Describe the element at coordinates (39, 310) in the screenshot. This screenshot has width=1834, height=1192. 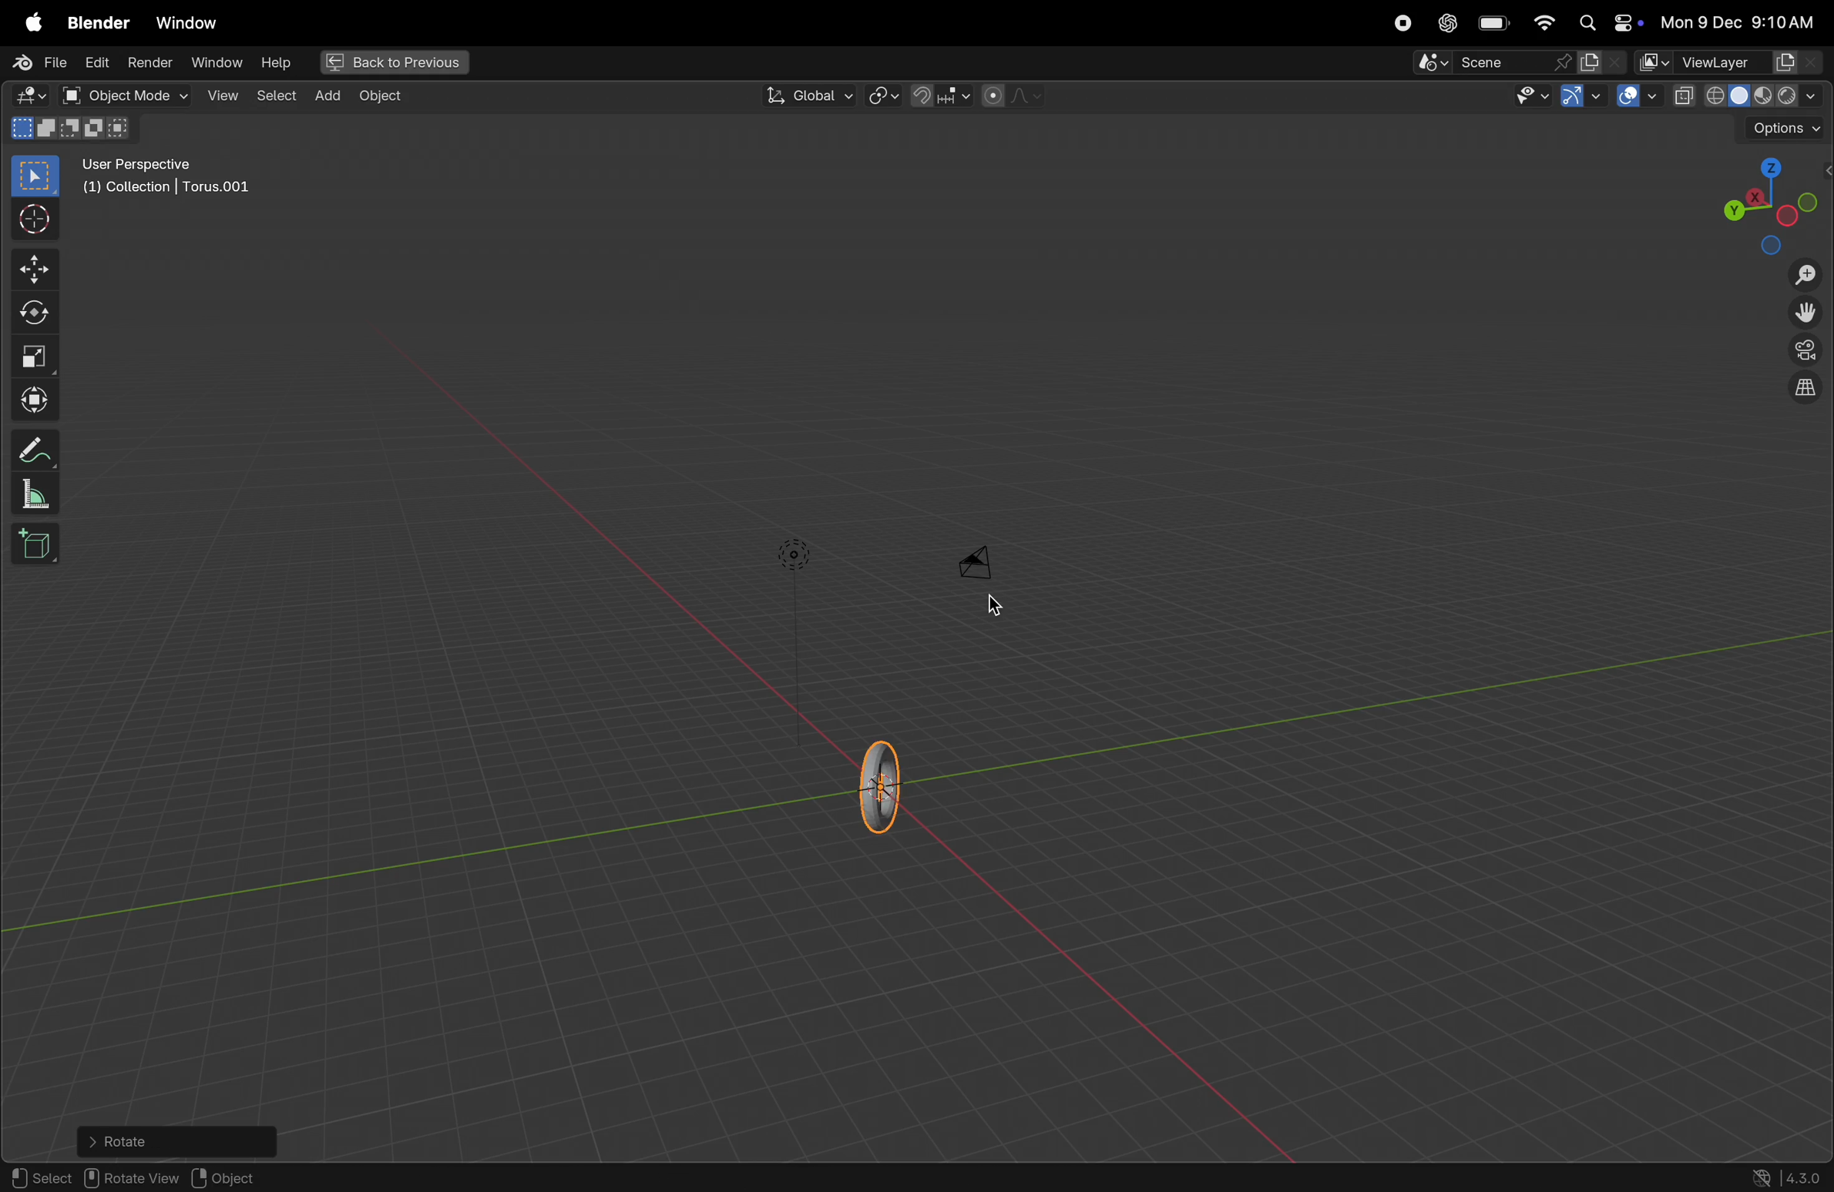
I see `rotate ` at that location.